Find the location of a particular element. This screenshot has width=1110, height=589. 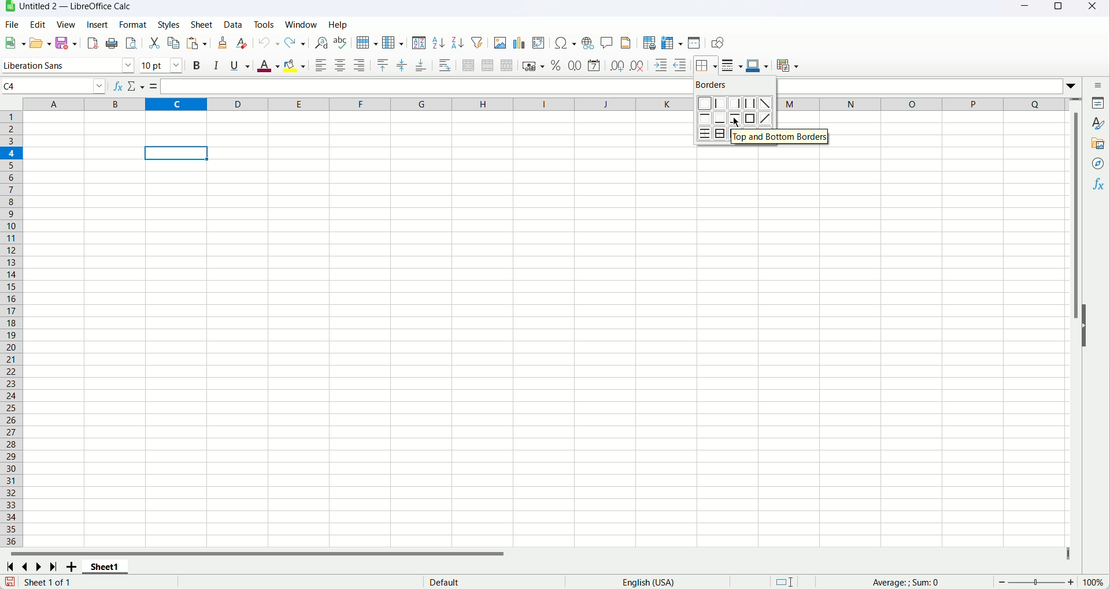

Italic is located at coordinates (217, 66).